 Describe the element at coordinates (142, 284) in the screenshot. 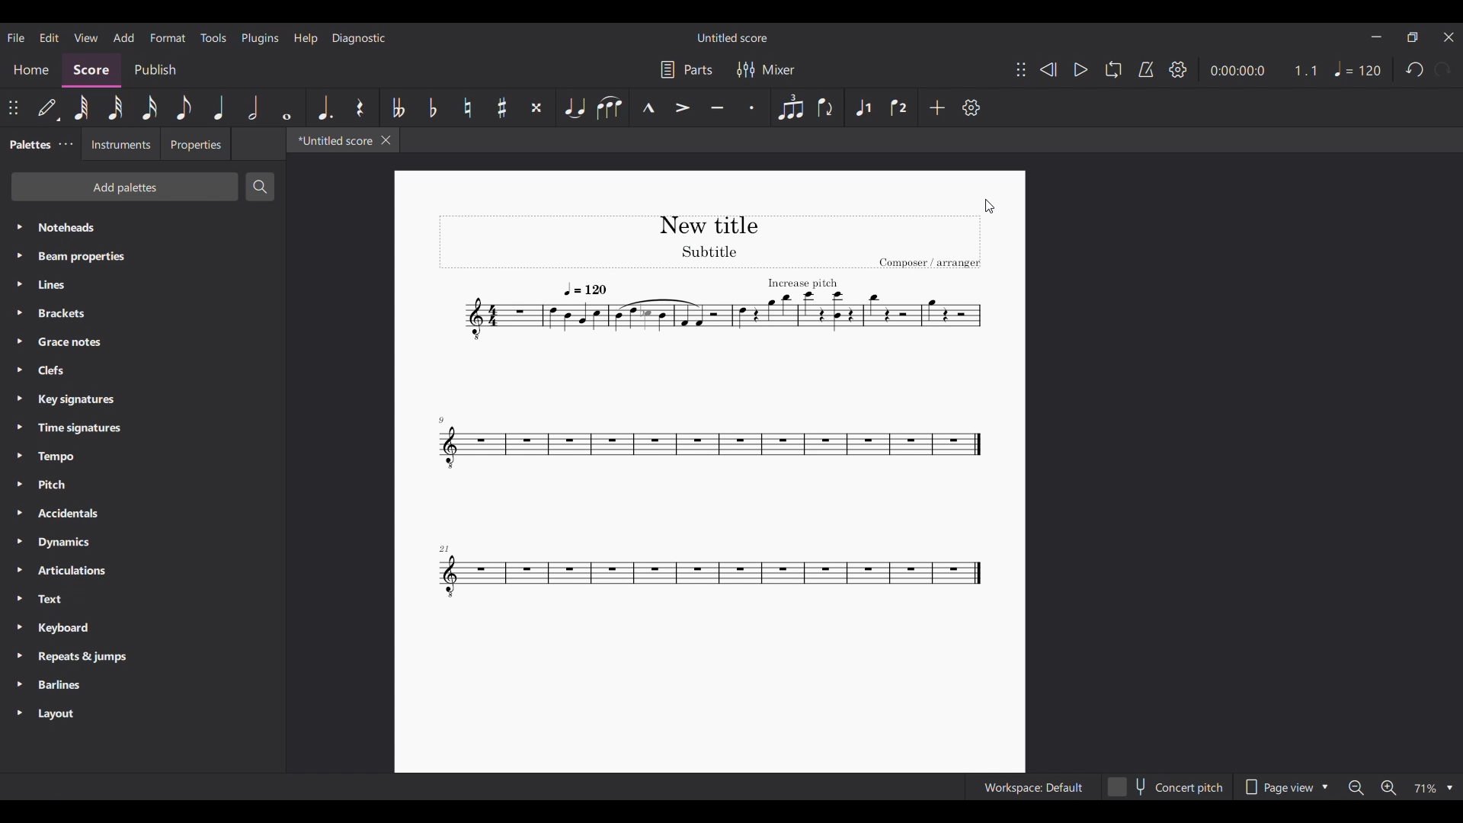

I see `Lines` at that location.